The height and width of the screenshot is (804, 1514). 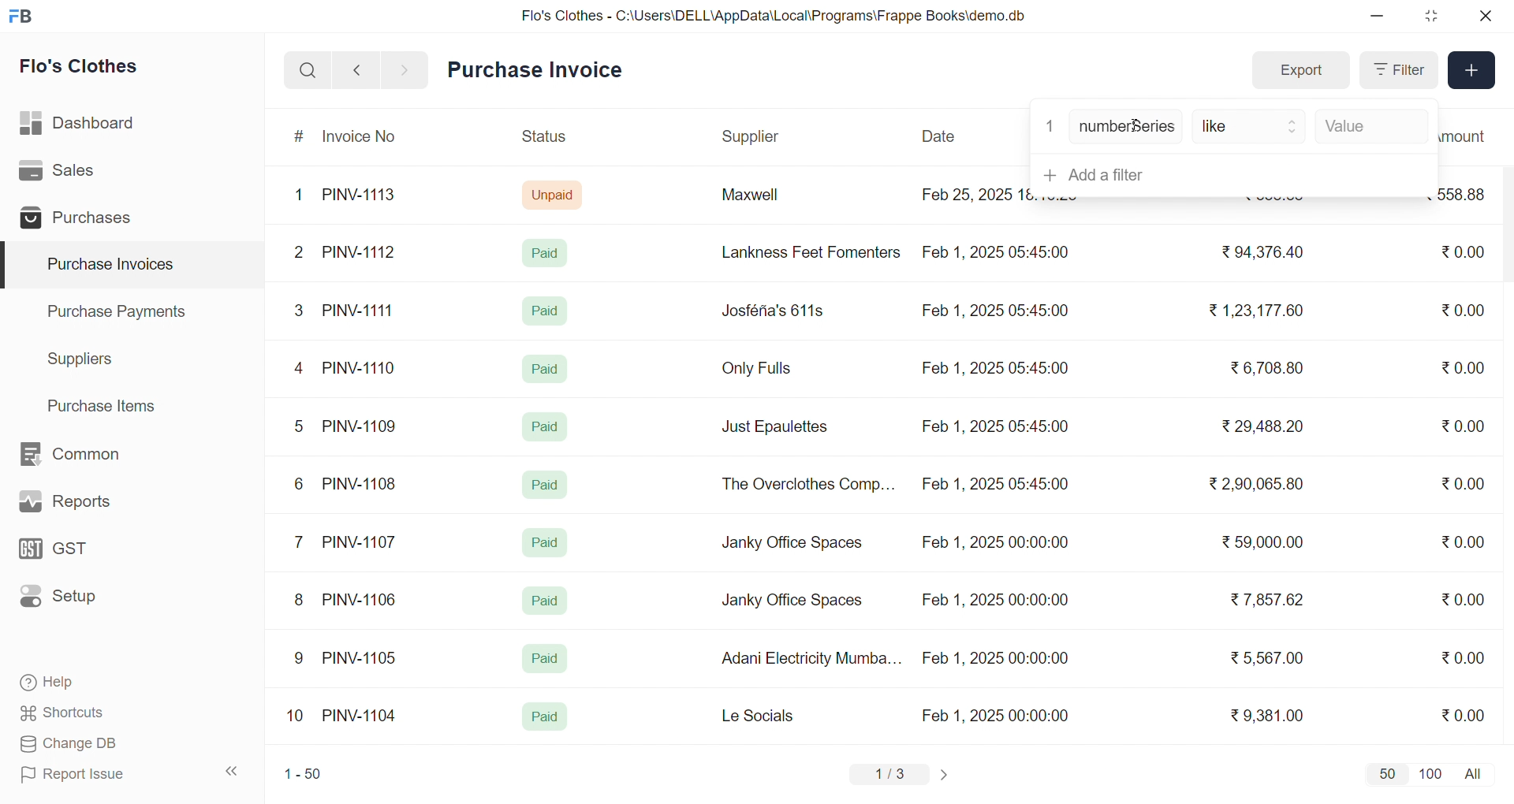 I want to click on ₹0.00, so click(x=1467, y=540).